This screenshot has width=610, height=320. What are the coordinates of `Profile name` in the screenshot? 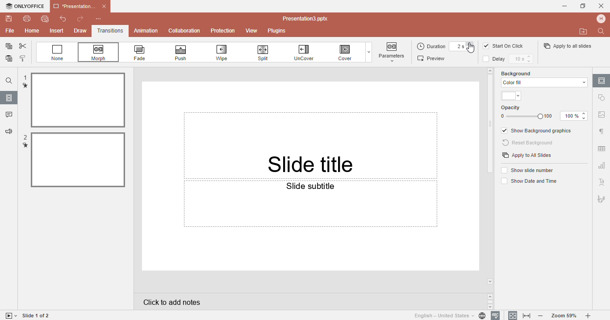 It's located at (602, 18).